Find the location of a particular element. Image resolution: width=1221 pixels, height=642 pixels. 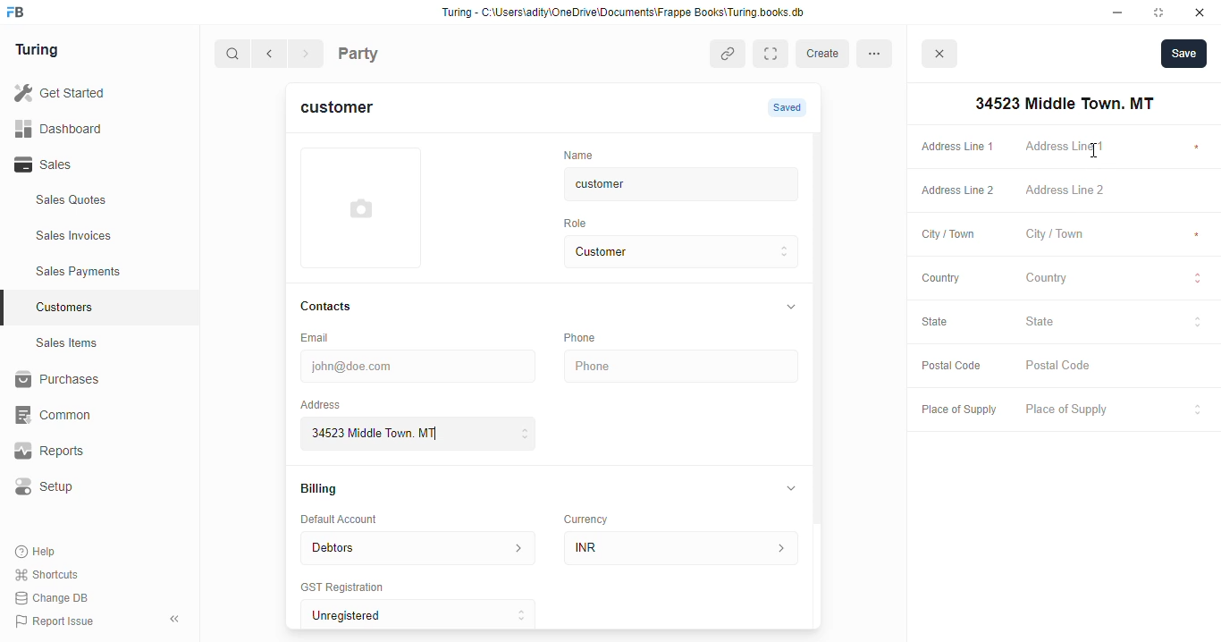

Billing is located at coordinates (327, 490).